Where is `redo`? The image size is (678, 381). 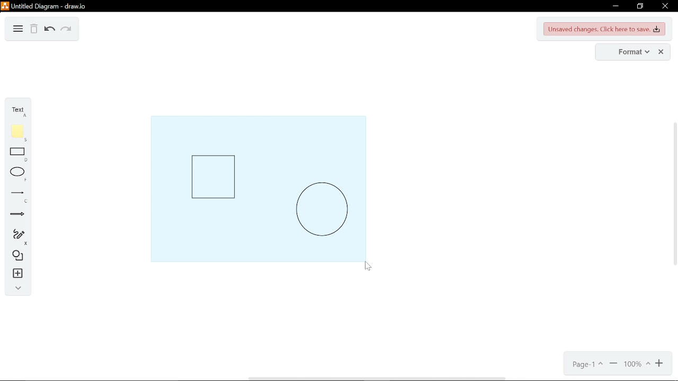 redo is located at coordinates (67, 29).